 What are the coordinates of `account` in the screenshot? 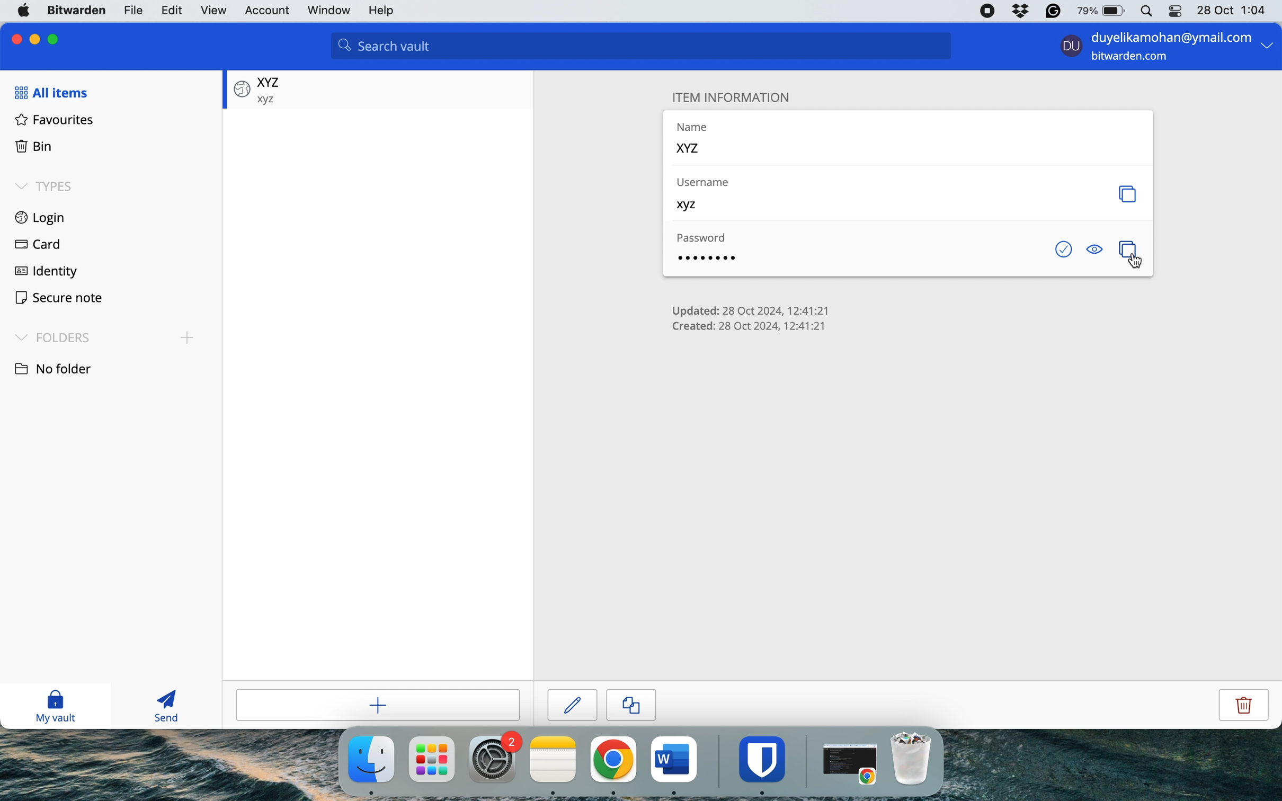 It's located at (268, 9).